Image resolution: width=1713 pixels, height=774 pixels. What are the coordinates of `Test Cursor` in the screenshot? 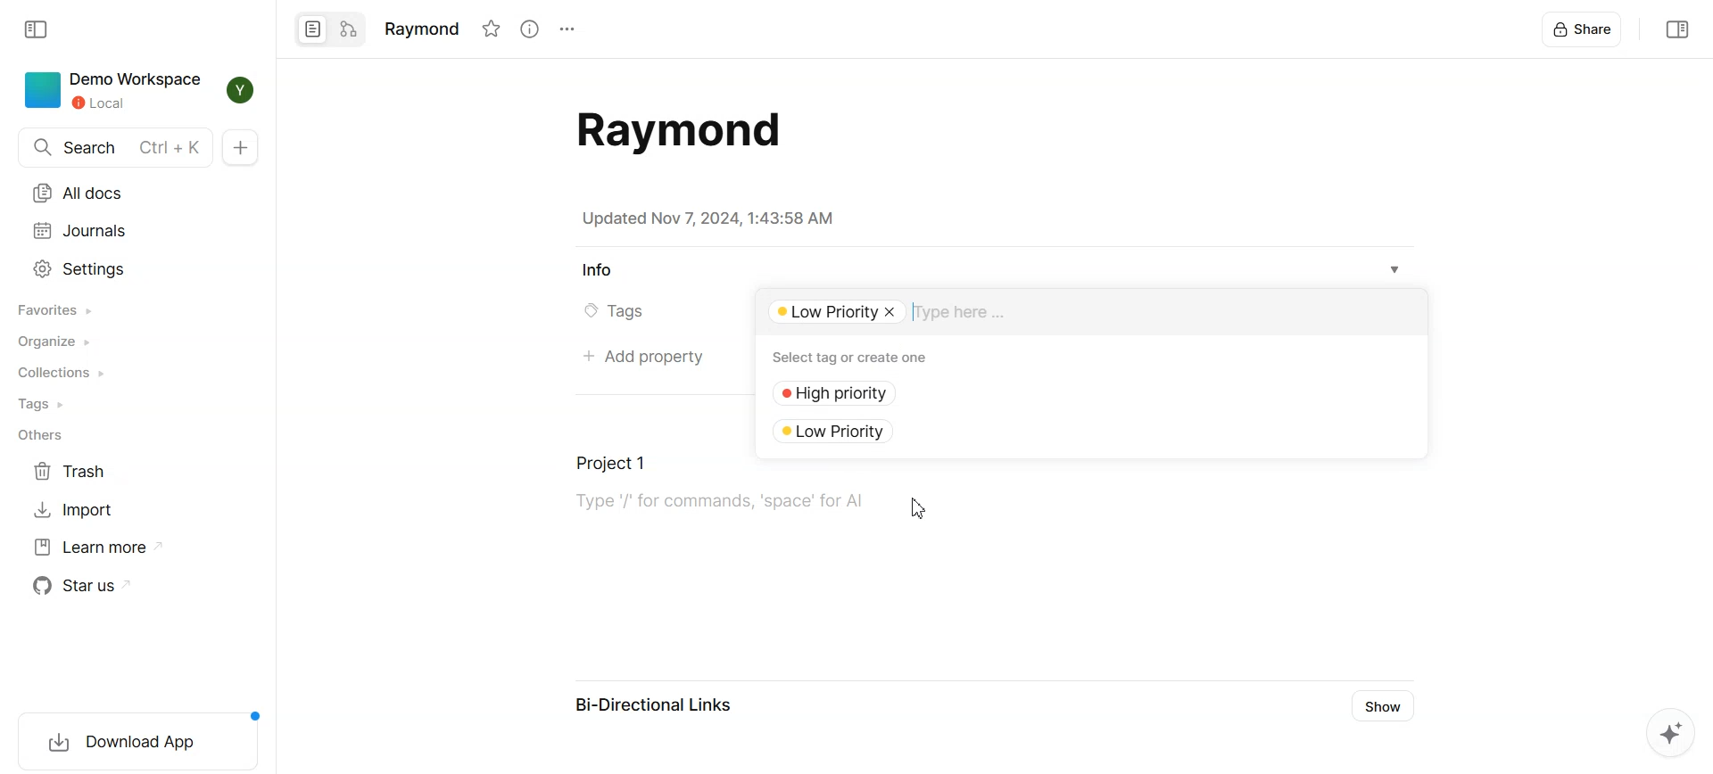 It's located at (918, 313).